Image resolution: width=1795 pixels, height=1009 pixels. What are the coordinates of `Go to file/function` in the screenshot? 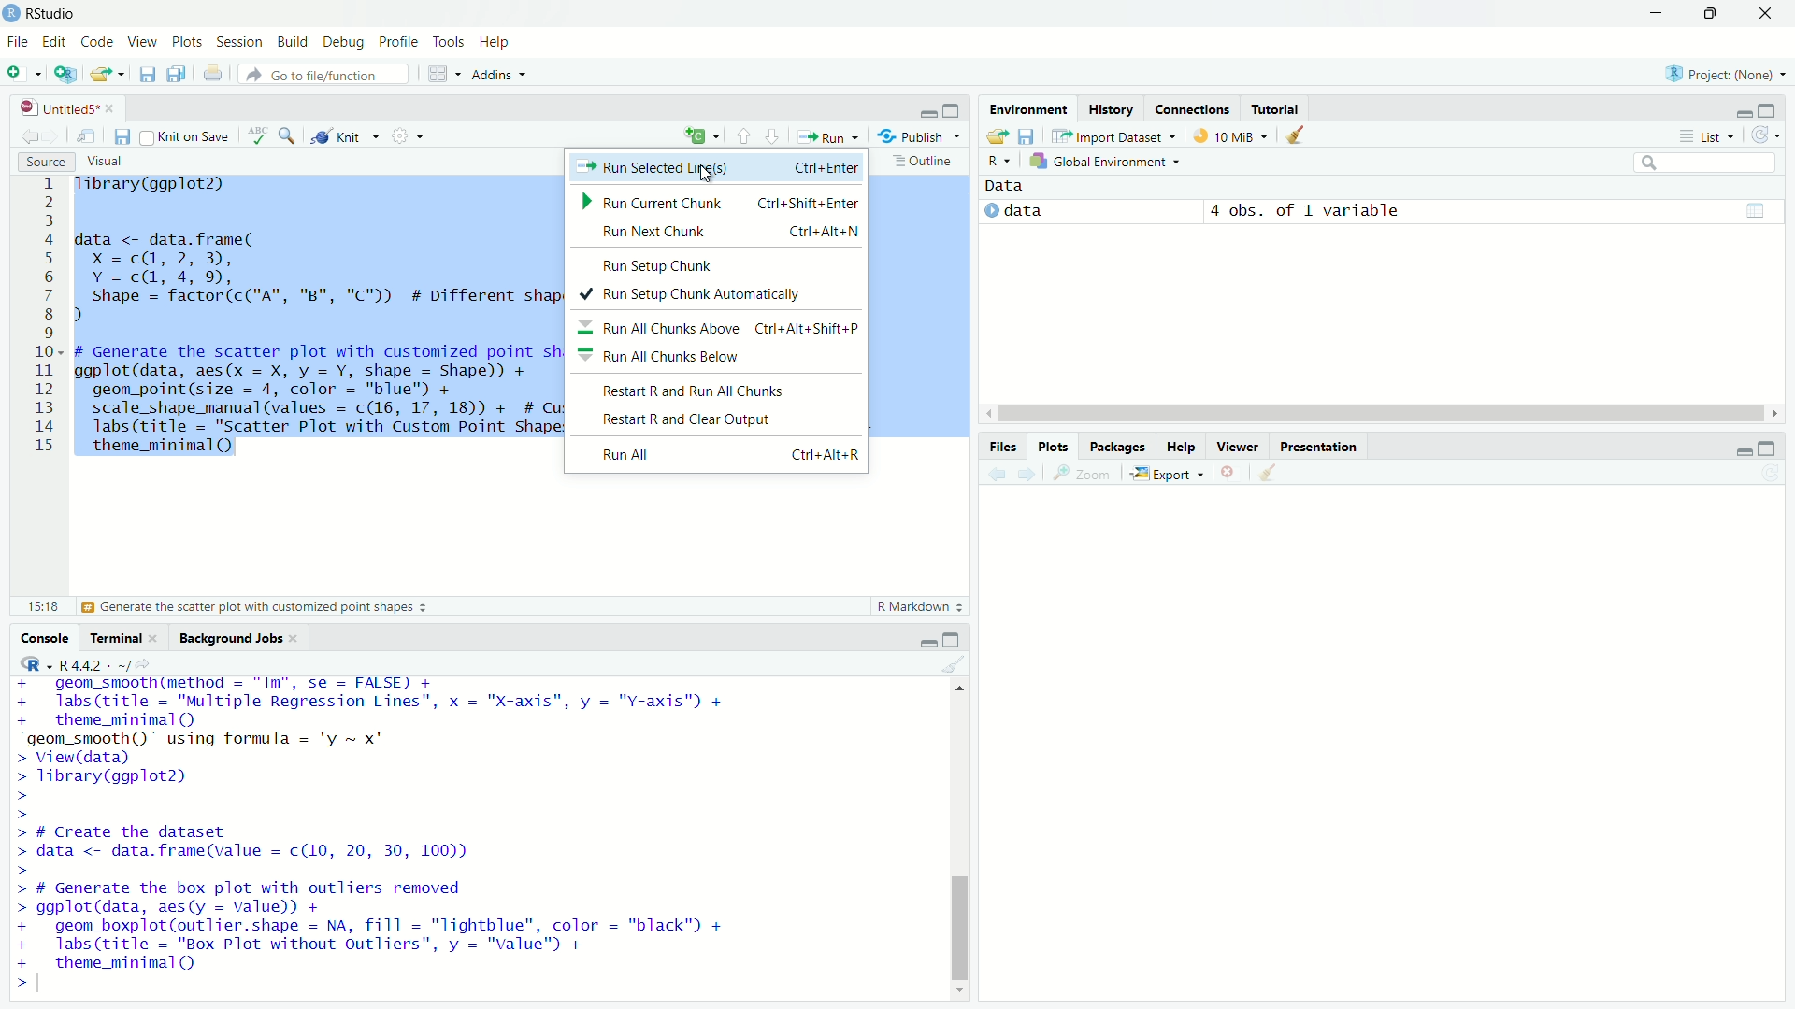 It's located at (323, 75).